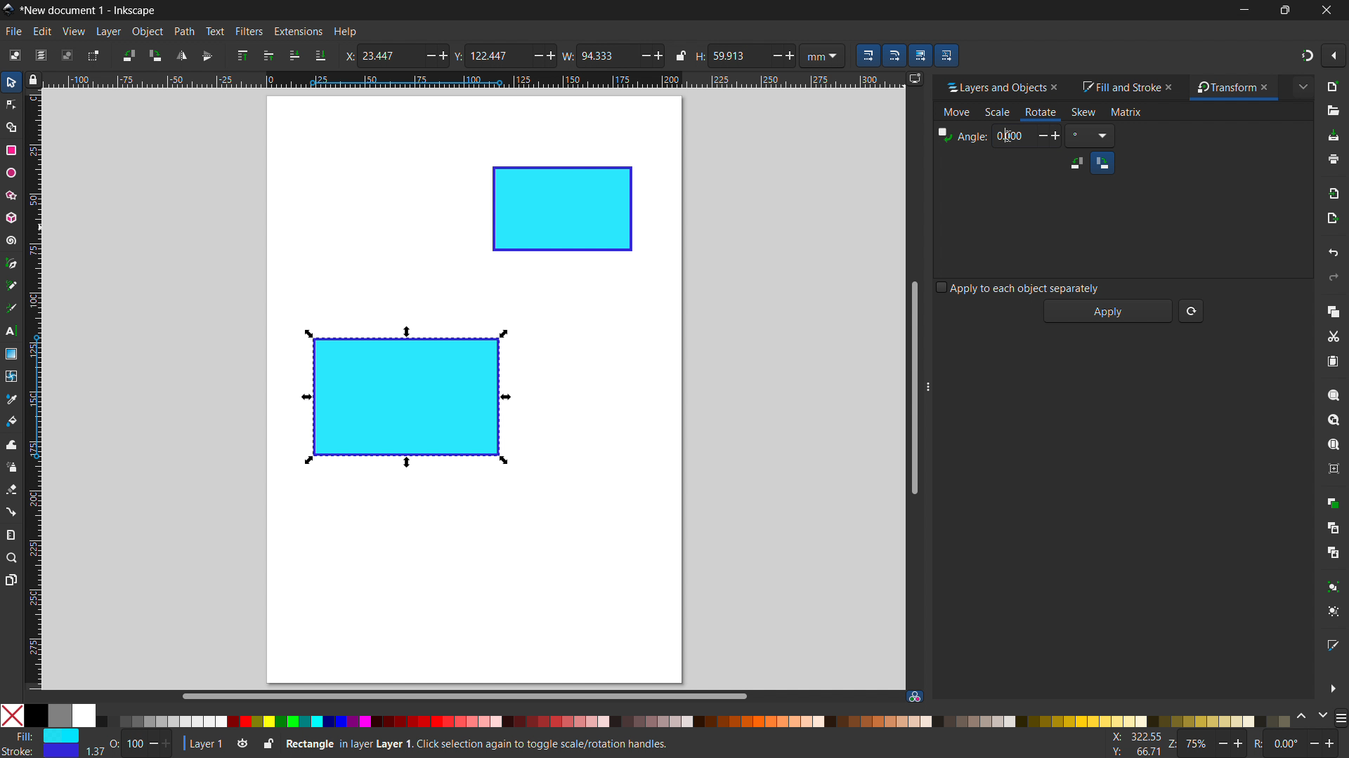 The image size is (1349, 758). I want to click on ellipse tool, so click(11, 172).